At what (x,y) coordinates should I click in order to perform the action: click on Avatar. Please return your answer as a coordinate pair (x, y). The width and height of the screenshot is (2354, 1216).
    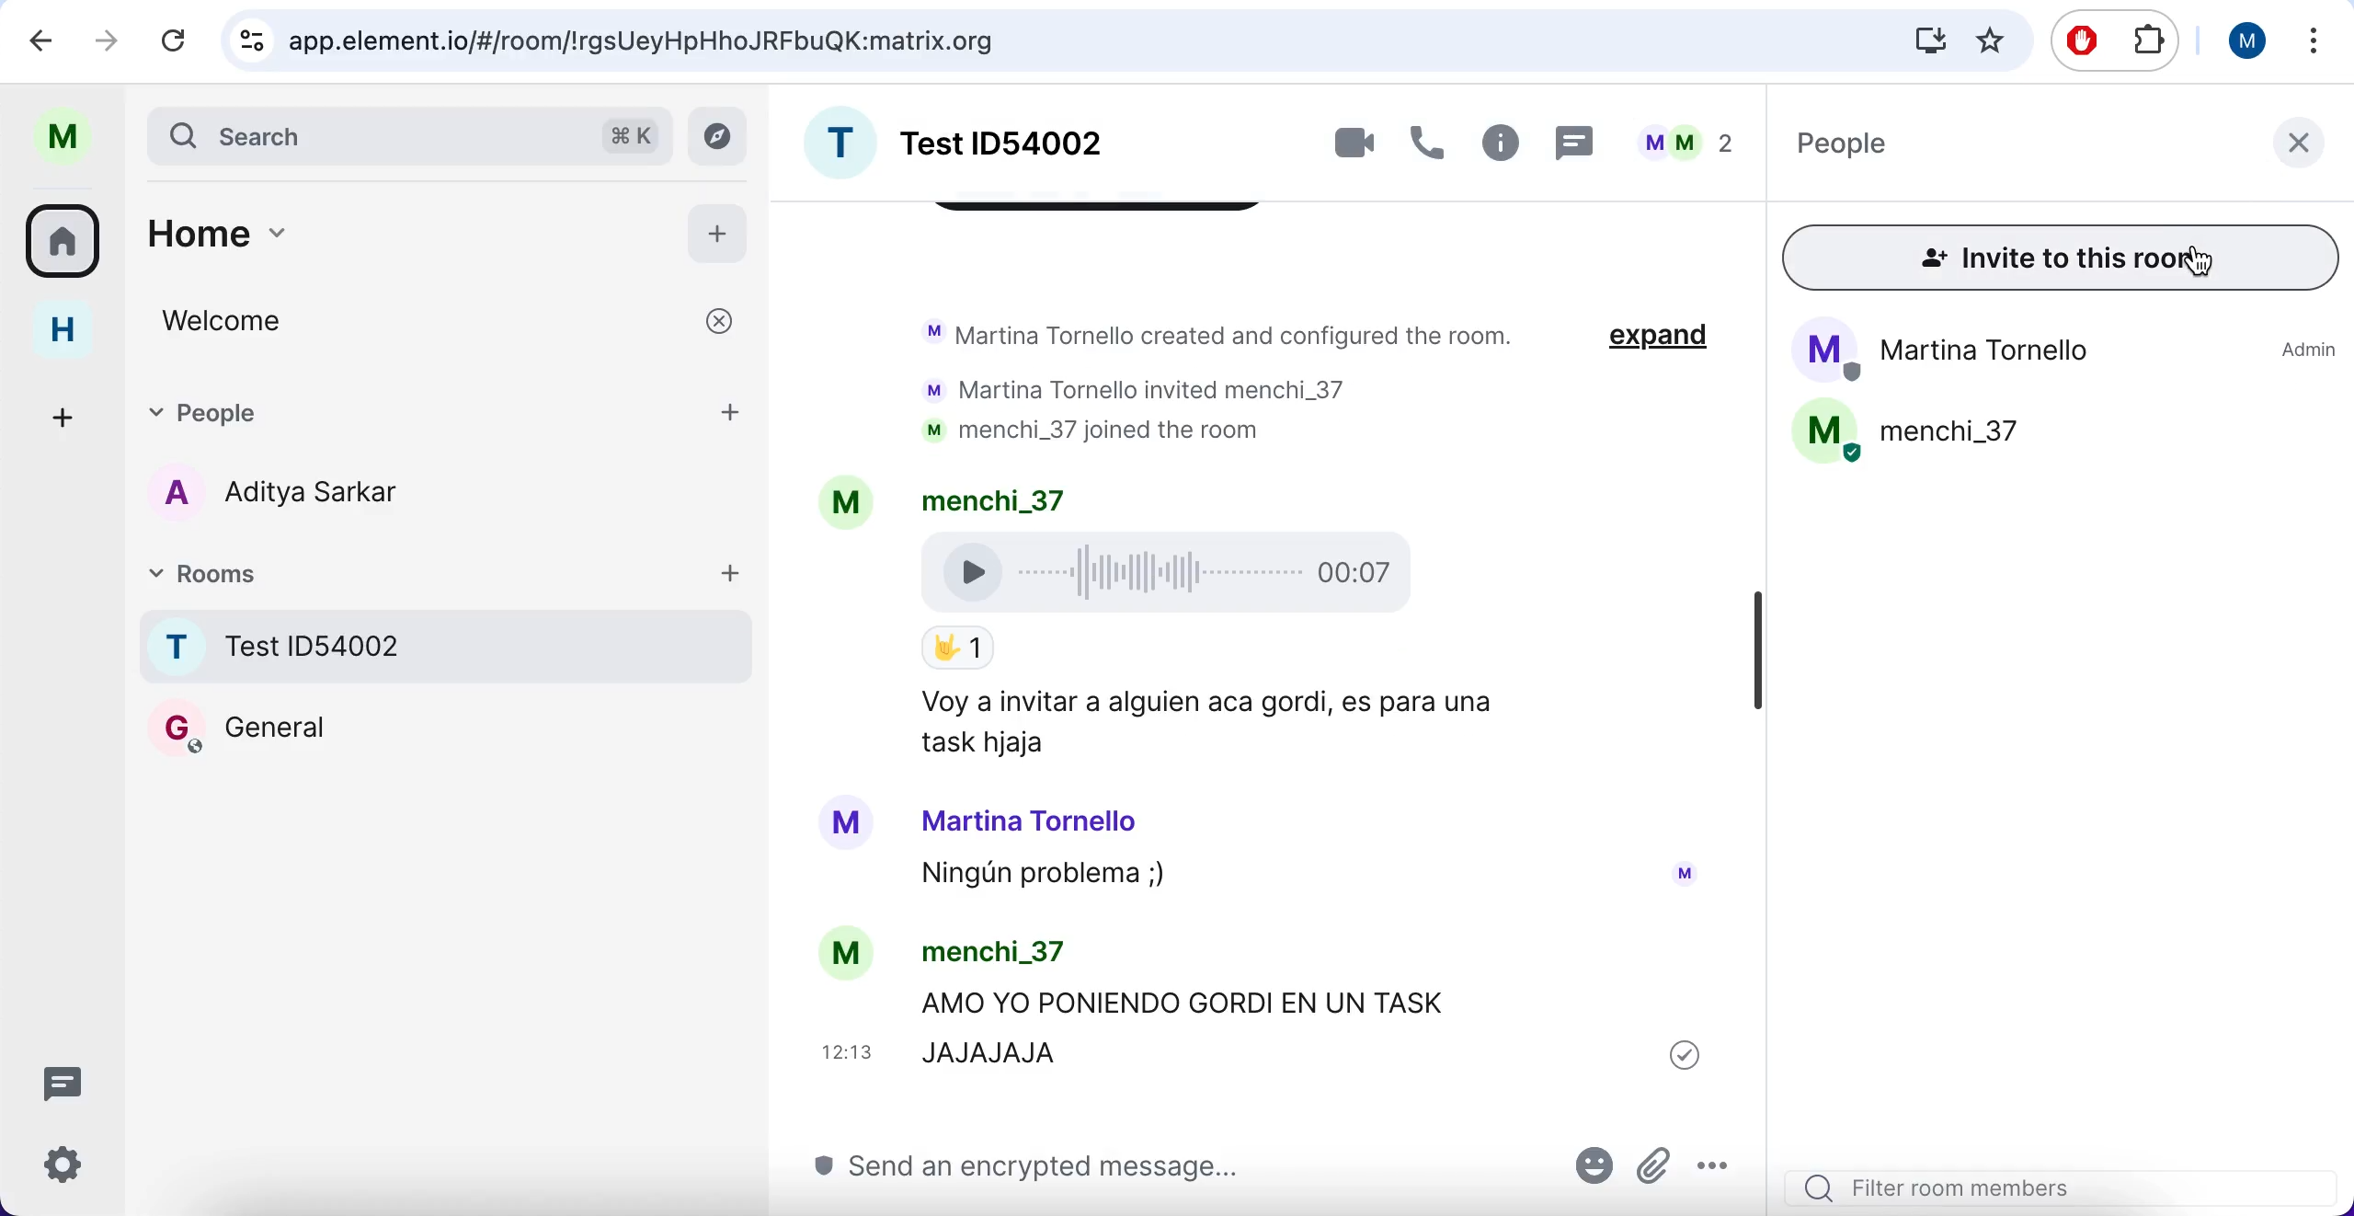
    Looking at the image, I should click on (856, 504).